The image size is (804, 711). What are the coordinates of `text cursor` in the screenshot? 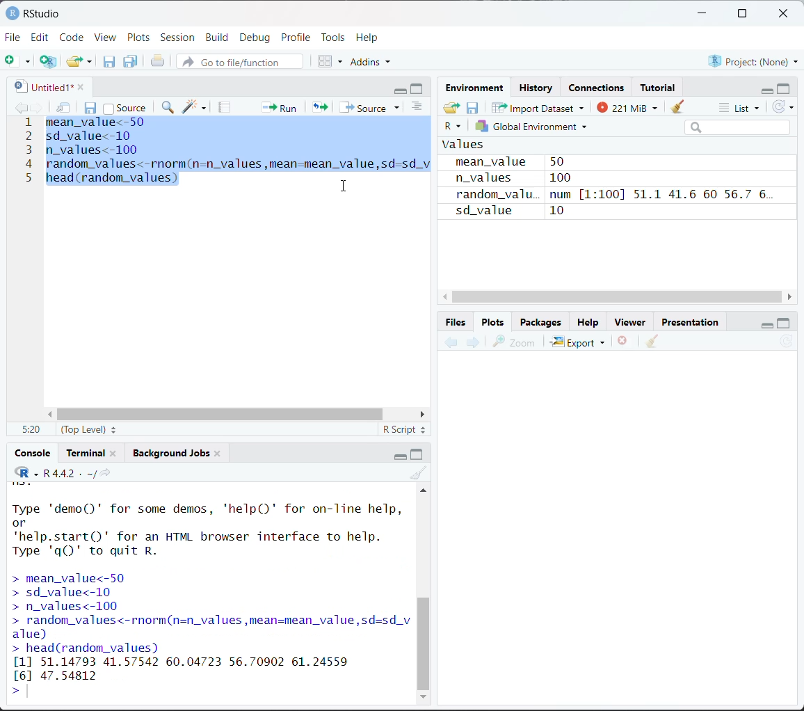 It's located at (28, 694).